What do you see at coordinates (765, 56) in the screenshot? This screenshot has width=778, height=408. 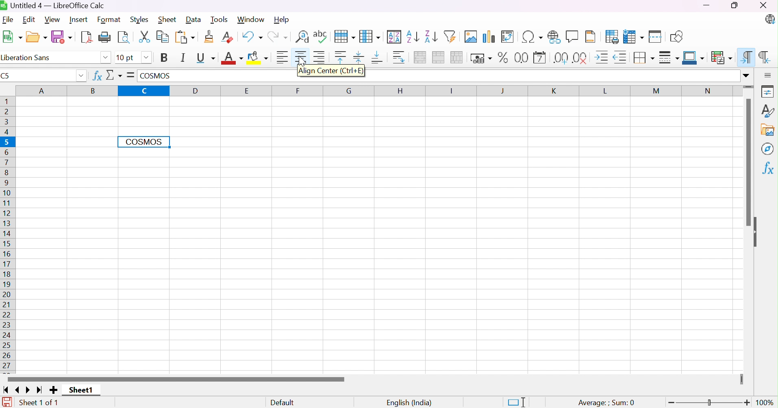 I see `Right-To-Left` at bounding box center [765, 56].